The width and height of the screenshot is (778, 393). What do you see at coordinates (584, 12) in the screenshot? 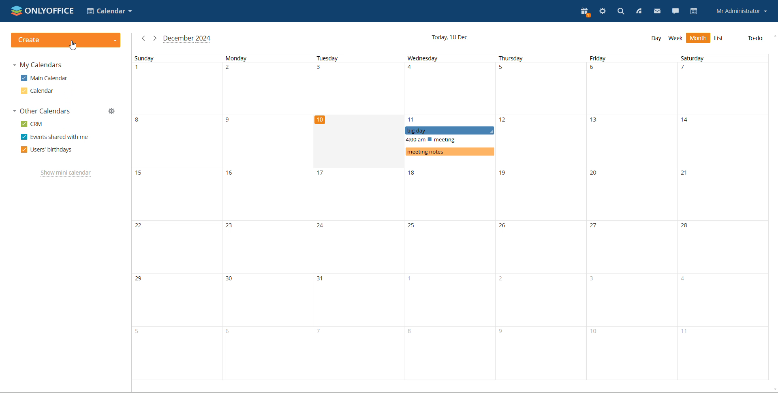
I see `present` at bounding box center [584, 12].